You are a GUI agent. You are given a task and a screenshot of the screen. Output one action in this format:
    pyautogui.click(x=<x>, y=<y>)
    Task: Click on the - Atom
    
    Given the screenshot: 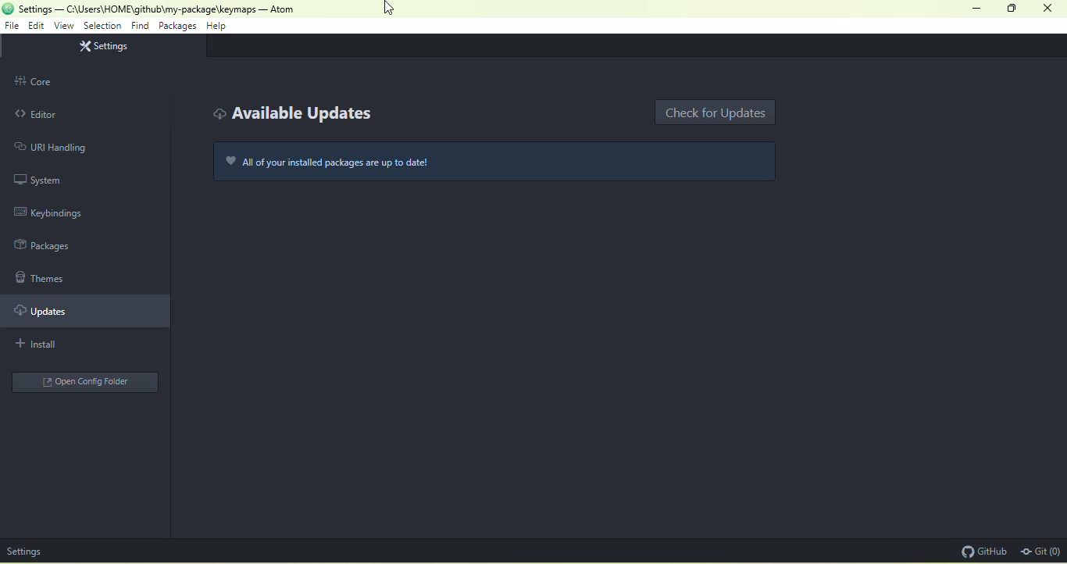 What is the action you would take?
    pyautogui.click(x=278, y=9)
    